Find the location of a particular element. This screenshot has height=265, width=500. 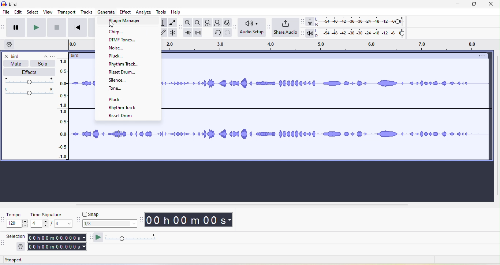

draw tool is located at coordinates (165, 32).